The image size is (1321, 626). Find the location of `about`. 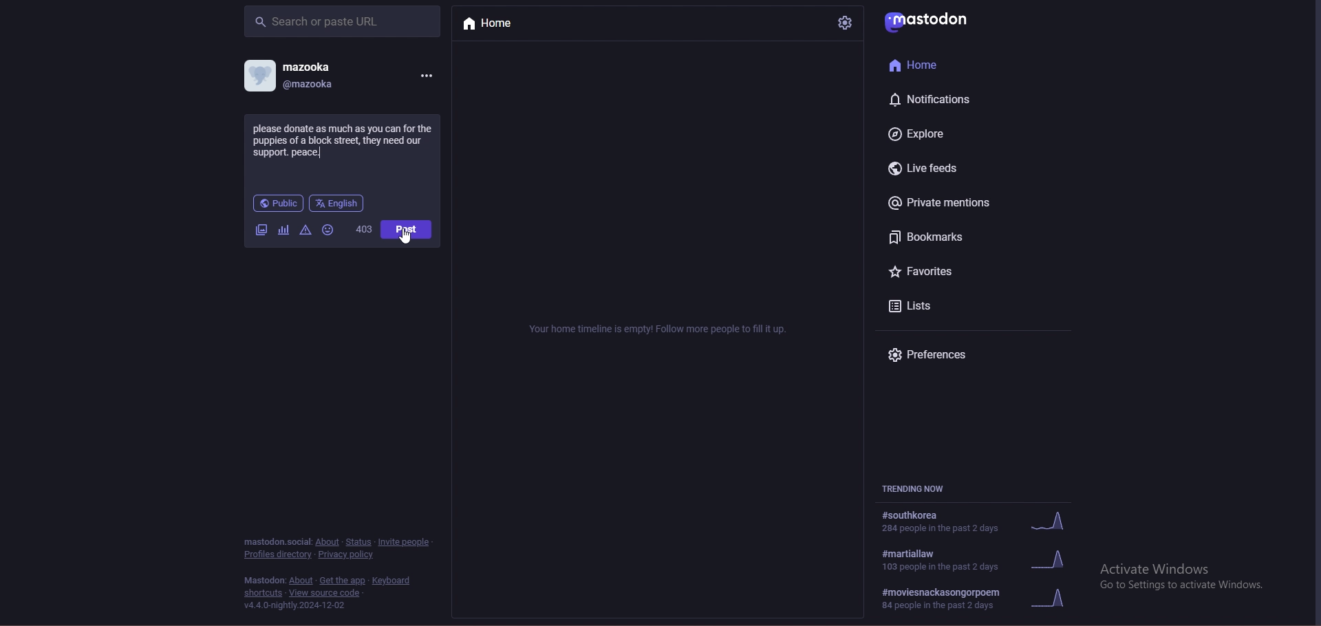

about is located at coordinates (301, 580).